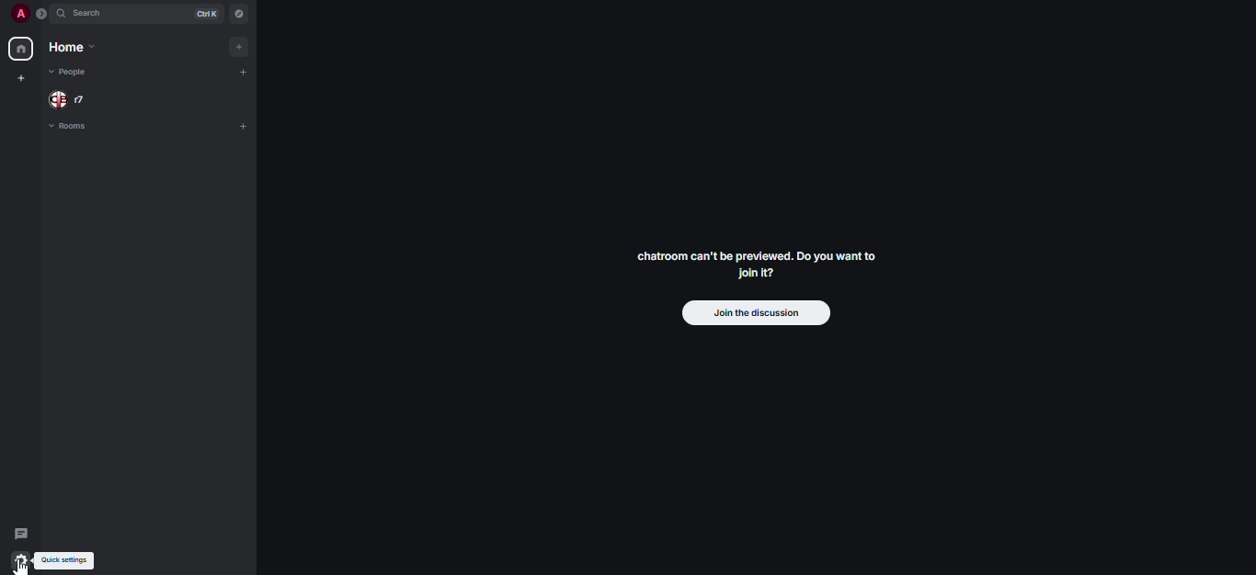 Image resolution: width=1256 pixels, height=575 pixels. Describe the element at coordinates (72, 47) in the screenshot. I see `home` at that location.